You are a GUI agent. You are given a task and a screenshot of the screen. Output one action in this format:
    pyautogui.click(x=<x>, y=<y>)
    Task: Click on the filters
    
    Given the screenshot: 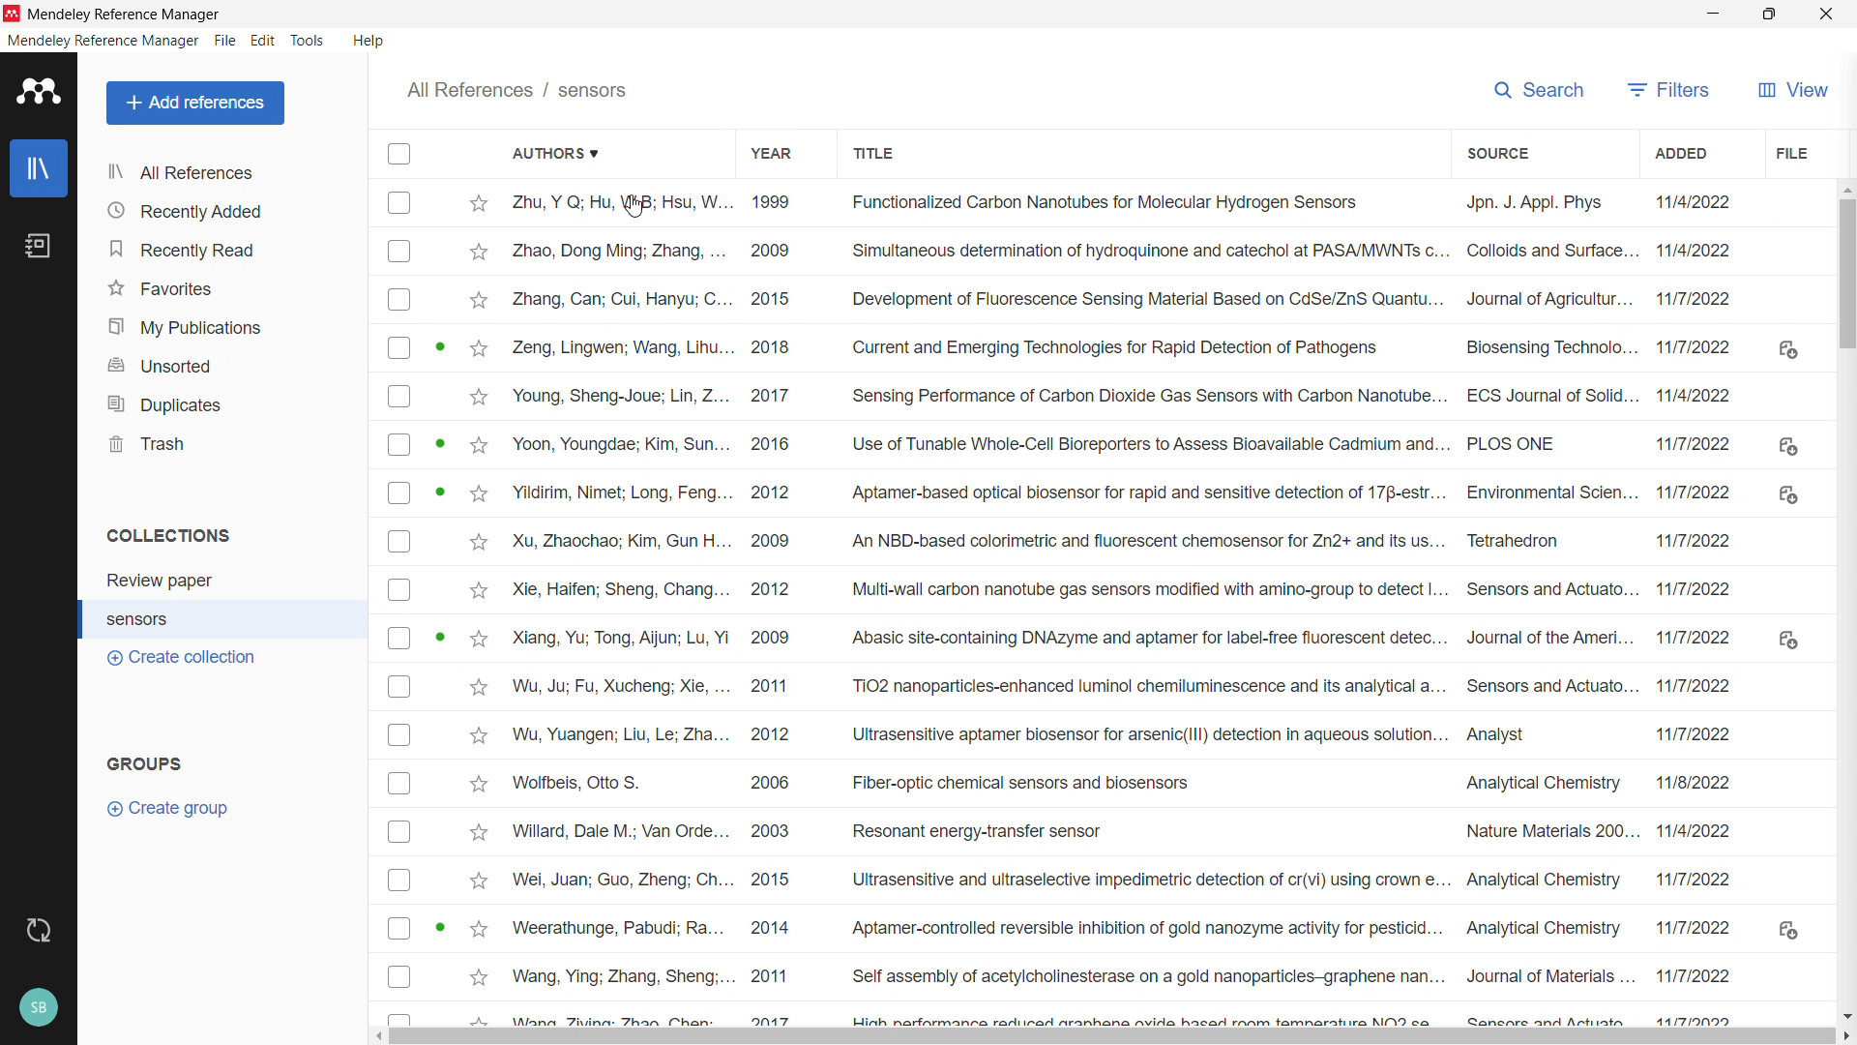 What is the action you would take?
    pyautogui.click(x=1667, y=89)
    